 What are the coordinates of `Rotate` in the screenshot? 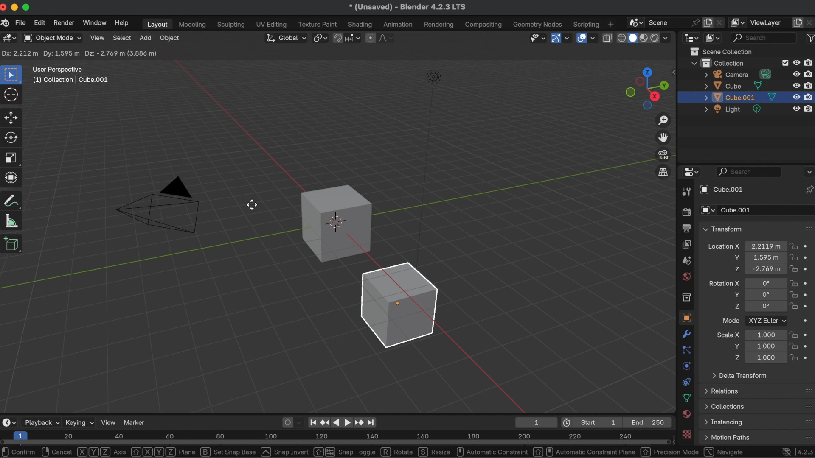 It's located at (397, 452).